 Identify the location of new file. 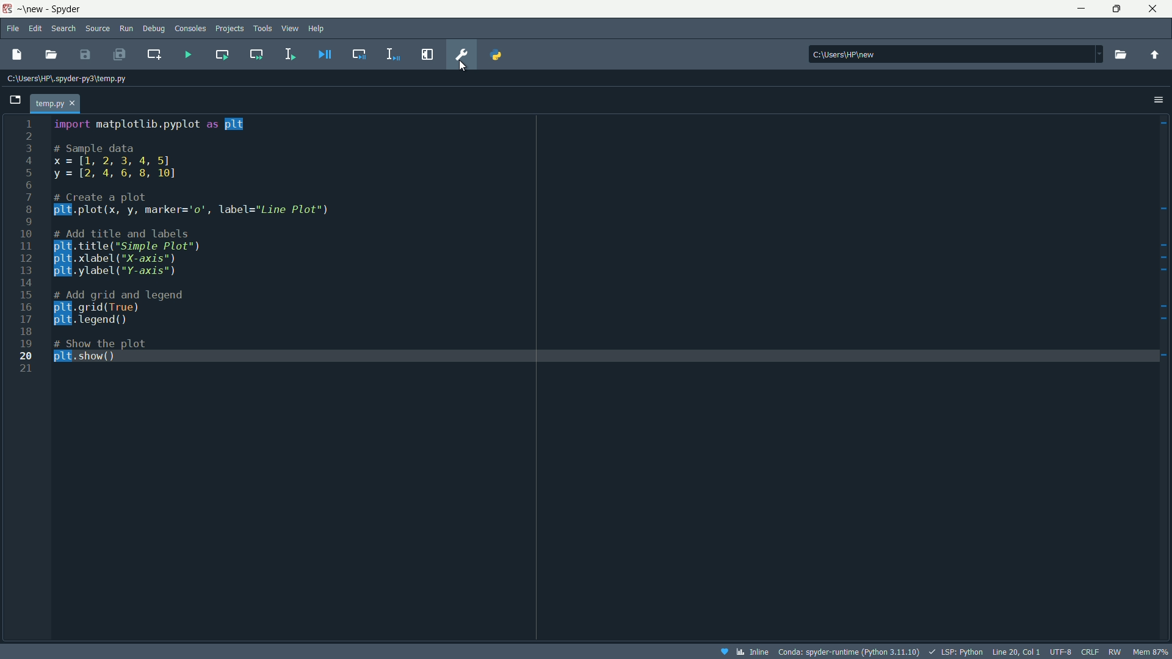
(16, 103).